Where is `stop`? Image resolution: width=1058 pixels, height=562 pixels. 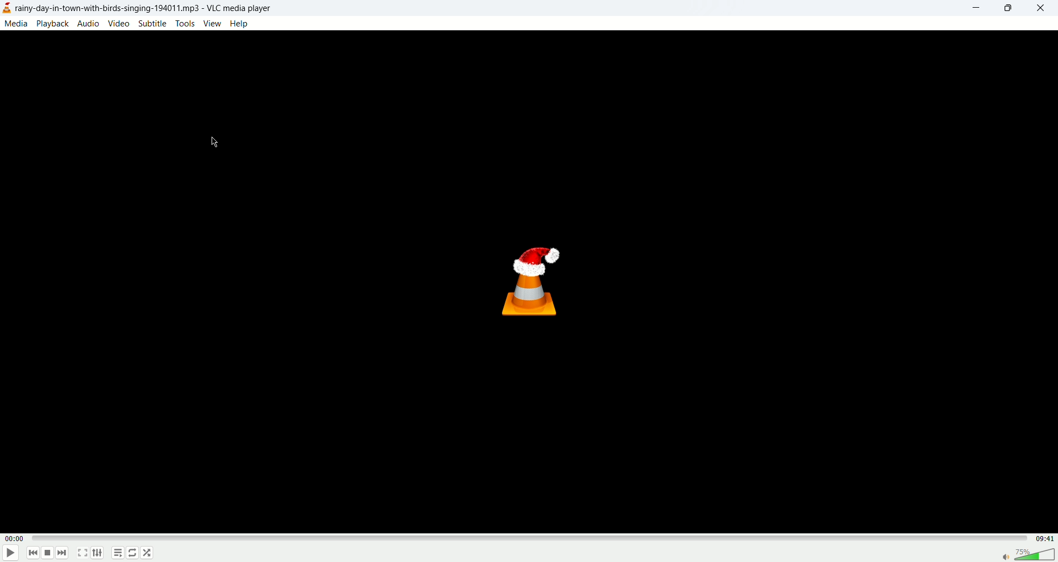
stop is located at coordinates (48, 553).